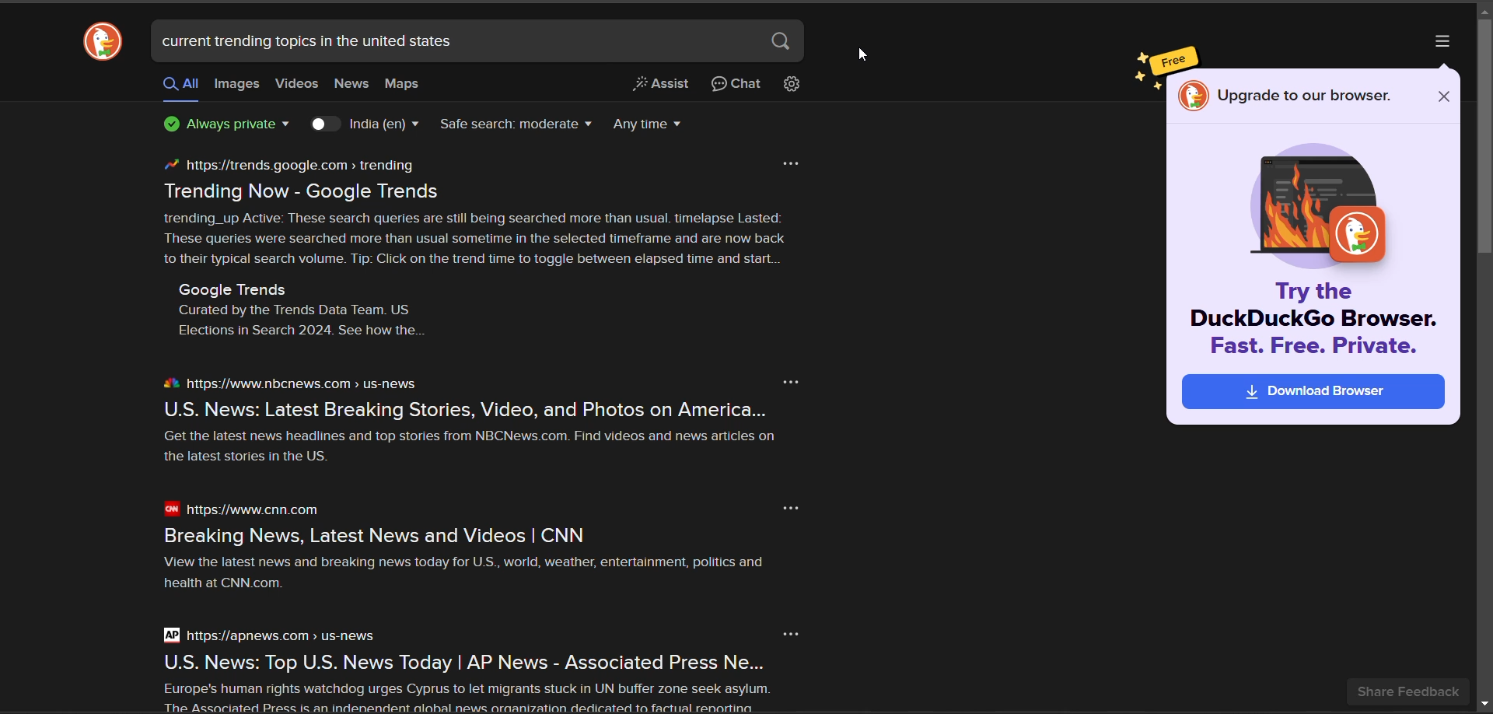  What do you see at coordinates (1484, 137) in the screenshot?
I see `vertical scroll bar` at bounding box center [1484, 137].